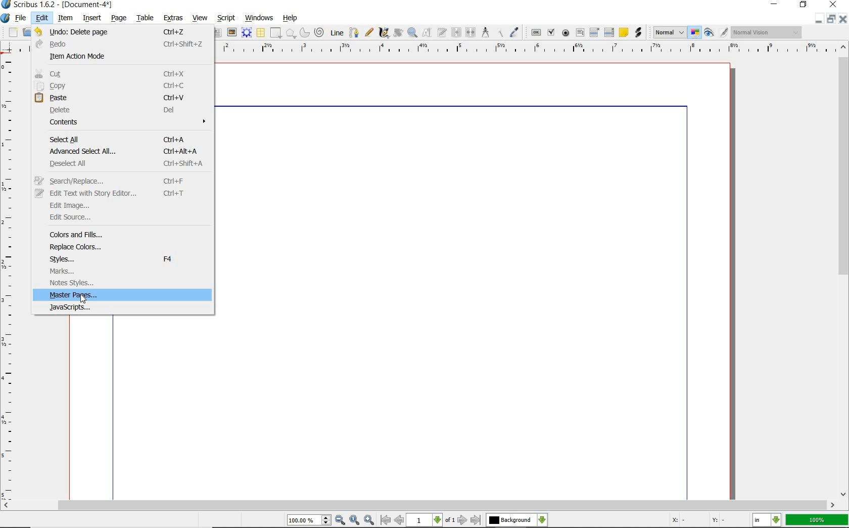 This screenshot has height=528, width=849. I want to click on pdf push button, so click(534, 32).